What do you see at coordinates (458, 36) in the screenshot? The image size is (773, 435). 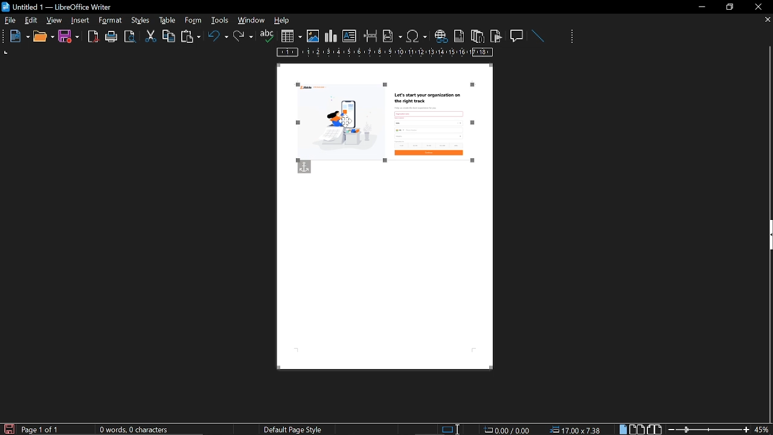 I see `insert footnote` at bounding box center [458, 36].